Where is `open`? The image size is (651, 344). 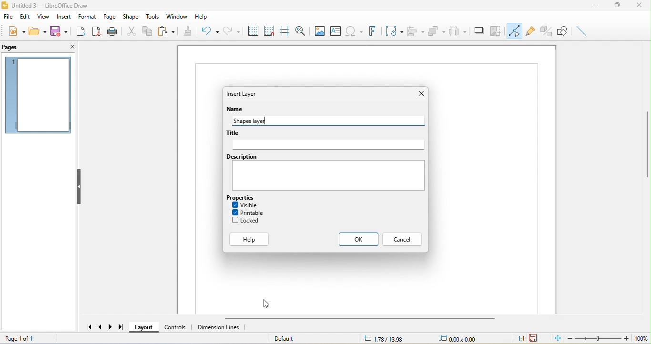
open is located at coordinates (38, 32).